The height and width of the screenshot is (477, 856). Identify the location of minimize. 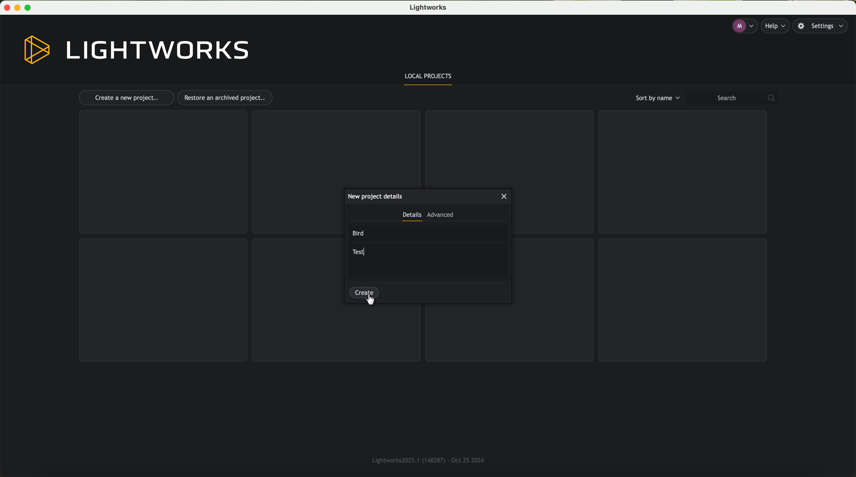
(19, 8).